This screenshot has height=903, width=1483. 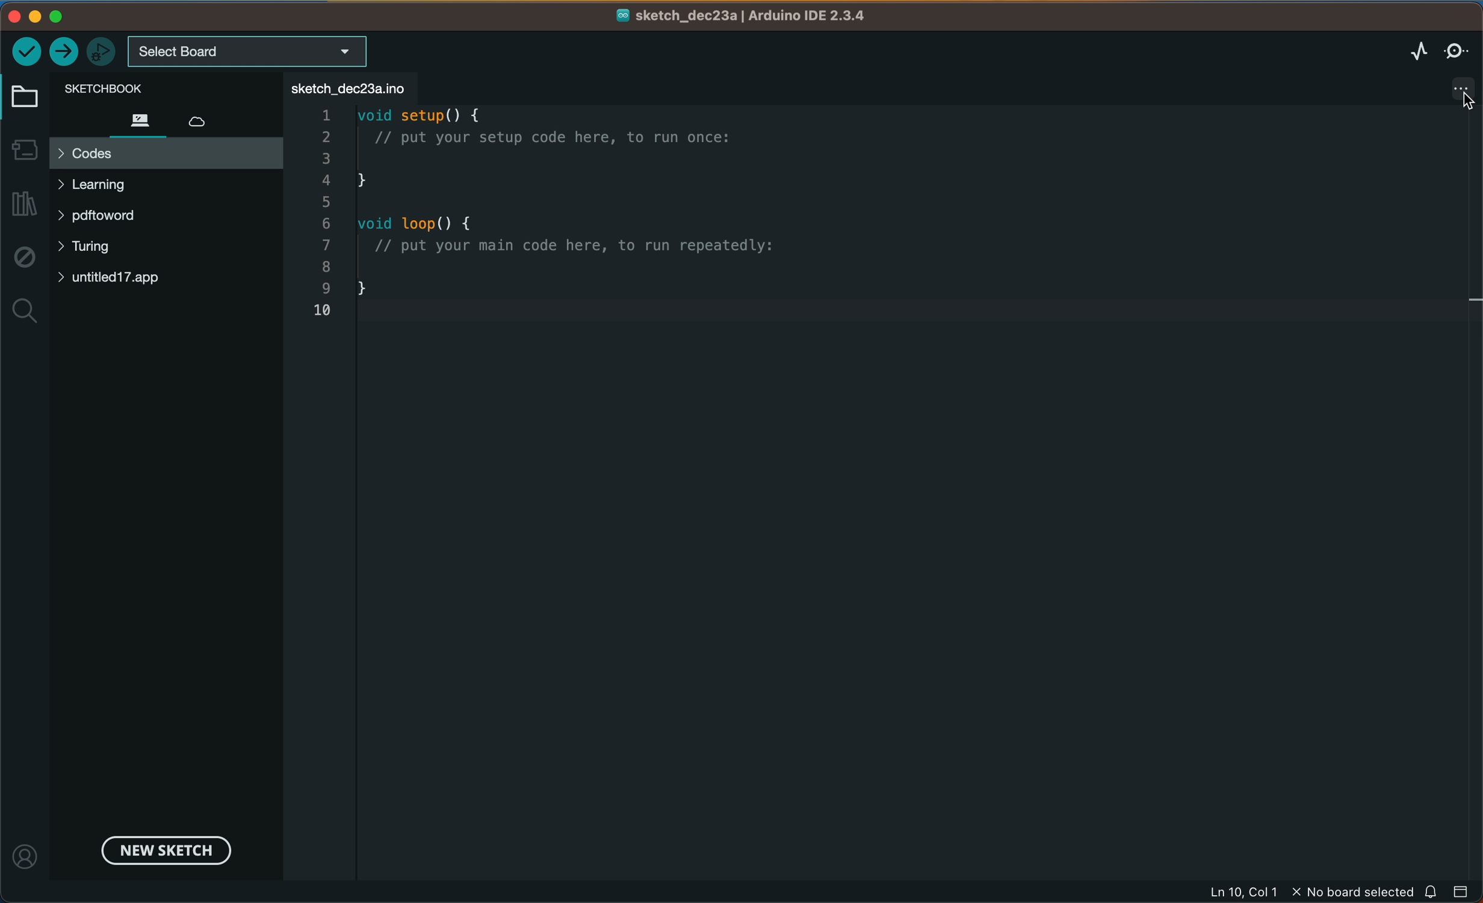 I want to click on sketchbook, so click(x=148, y=87).